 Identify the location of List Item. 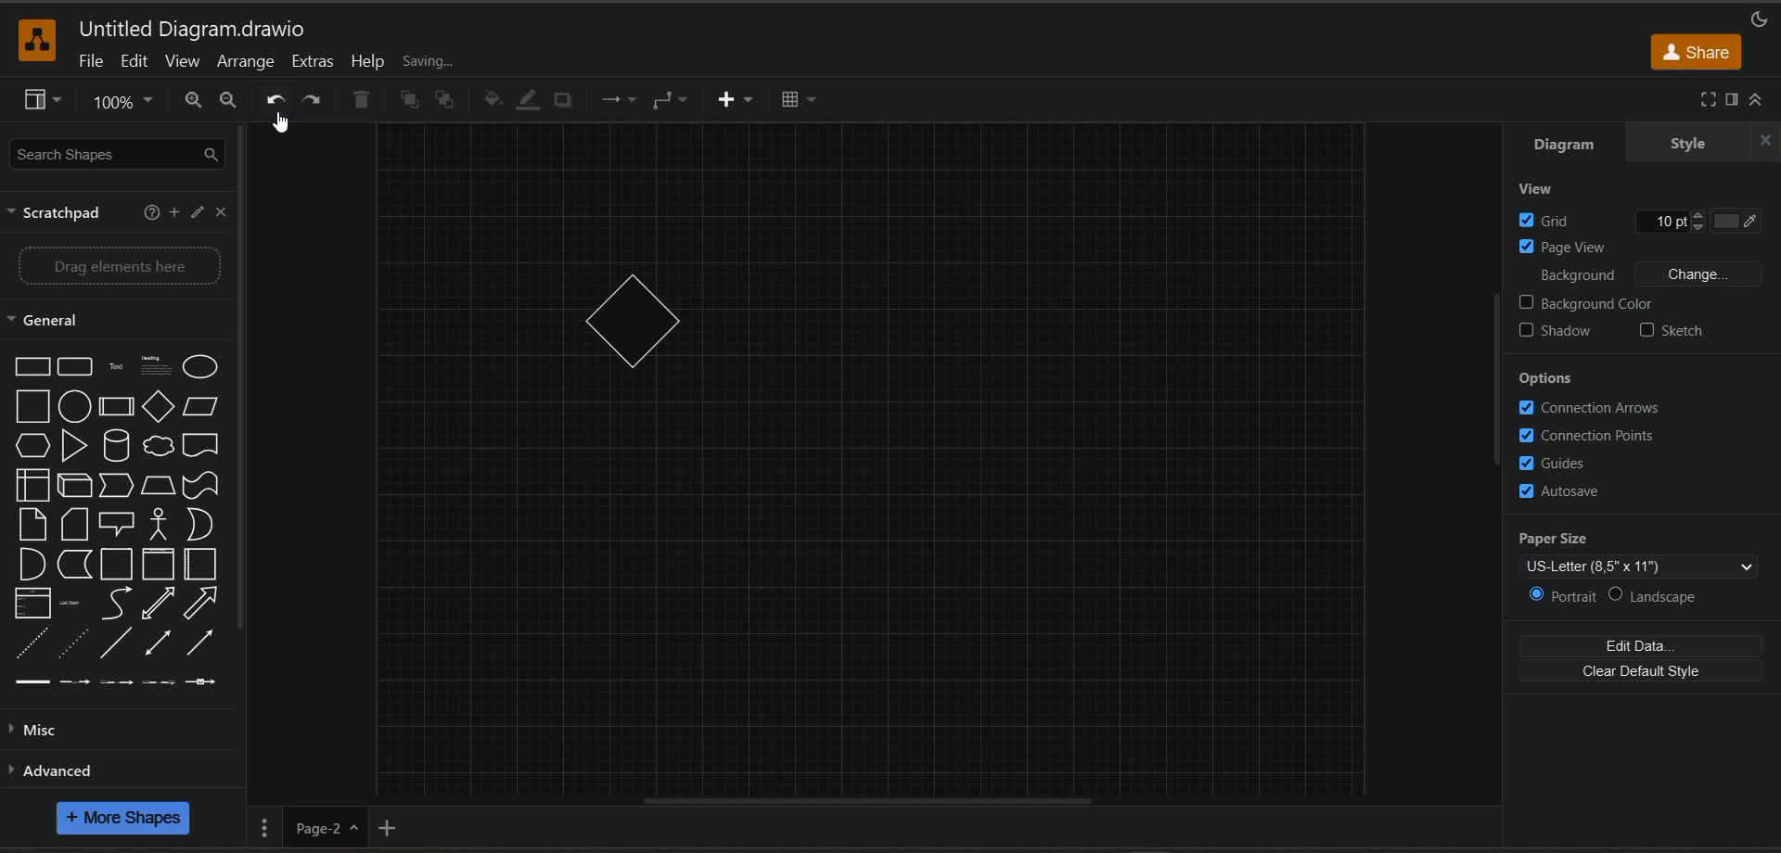
(69, 605).